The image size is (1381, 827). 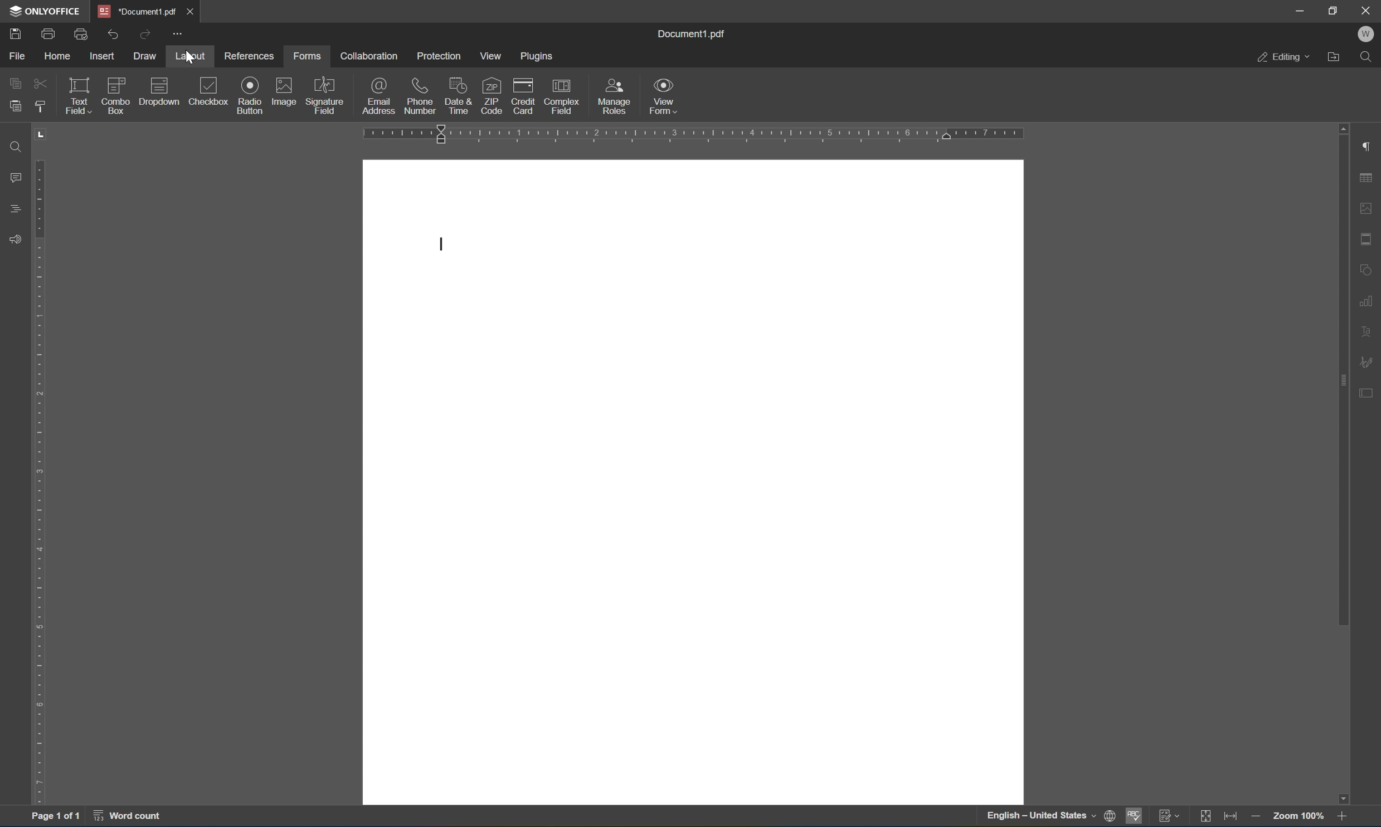 What do you see at coordinates (694, 33) in the screenshot?
I see `document1.pdf` at bounding box center [694, 33].